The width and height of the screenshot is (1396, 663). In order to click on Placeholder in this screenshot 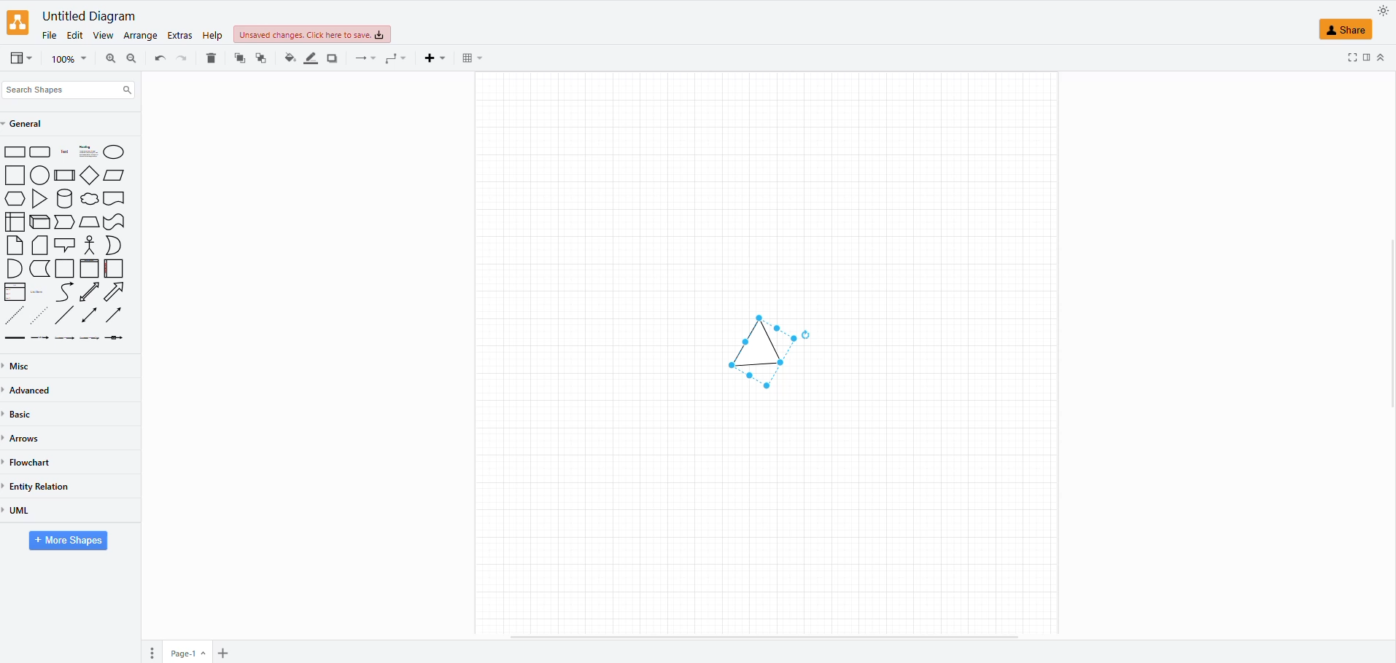, I will do `click(38, 292)`.